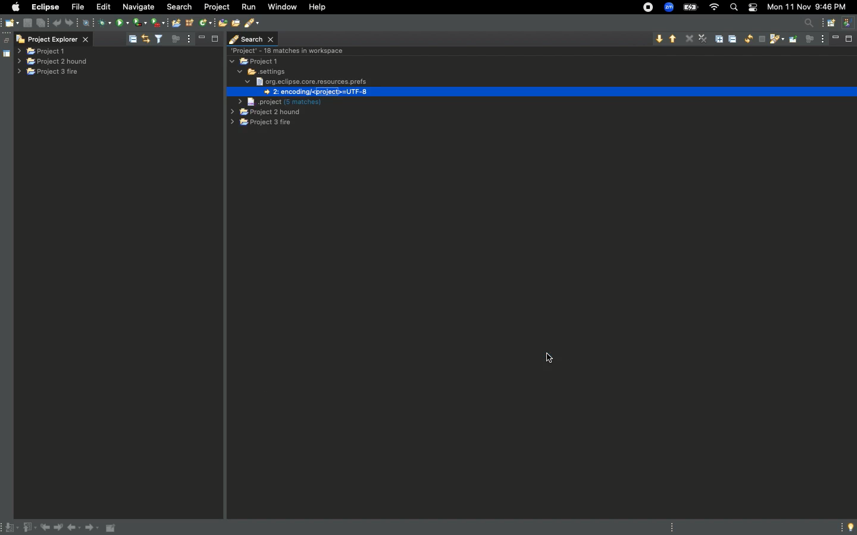 The height and width of the screenshot is (535, 857). Describe the element at coordinates (658, 39) in the screenshot. I see `Show next match` at that location.